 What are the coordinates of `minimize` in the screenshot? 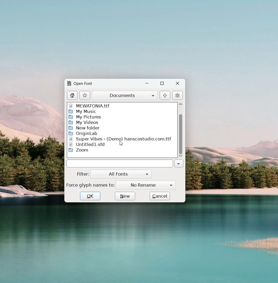 It's located at (147, 83).